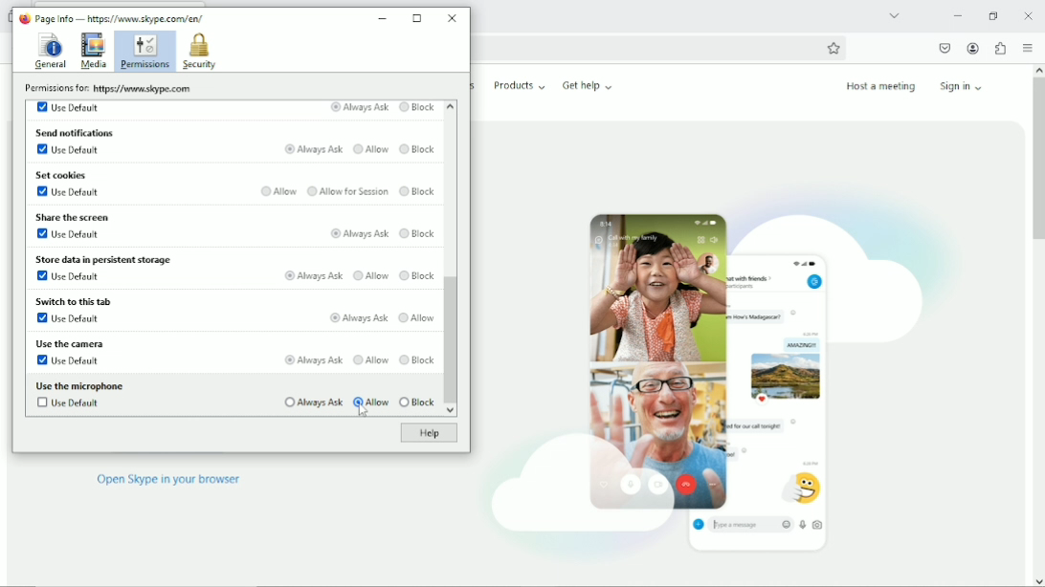 Image resolution: width=1045 pixels, height=587 pixels. I want to click on Security, so click(199, 52).